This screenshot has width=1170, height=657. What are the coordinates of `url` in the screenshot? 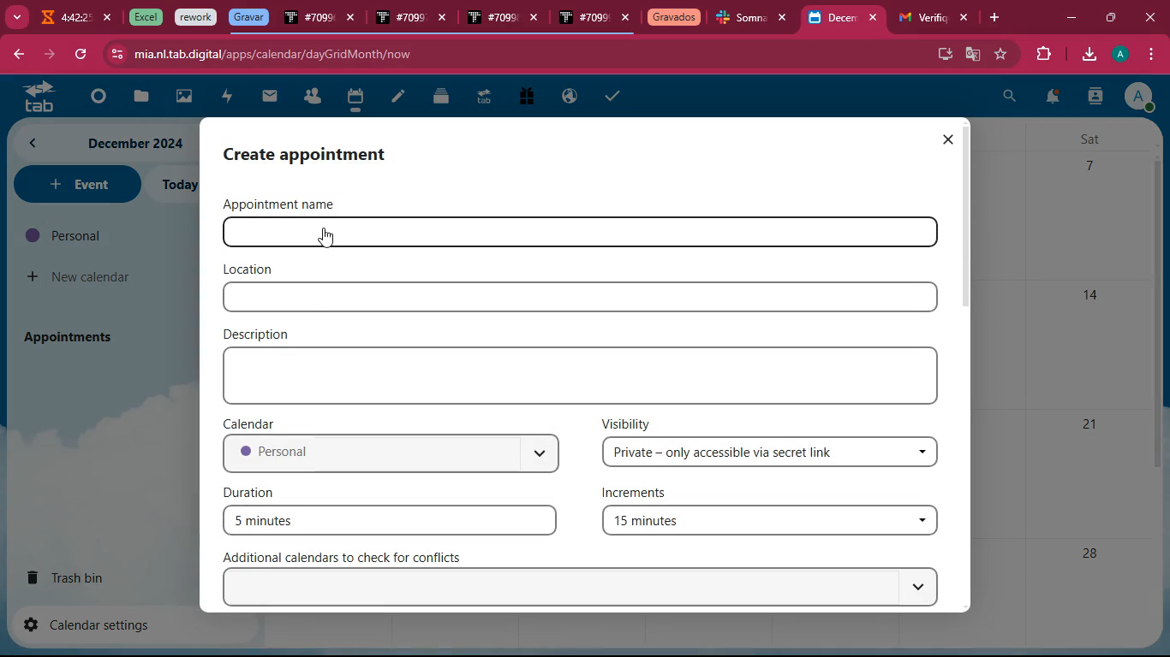 It's located at (272, 54).